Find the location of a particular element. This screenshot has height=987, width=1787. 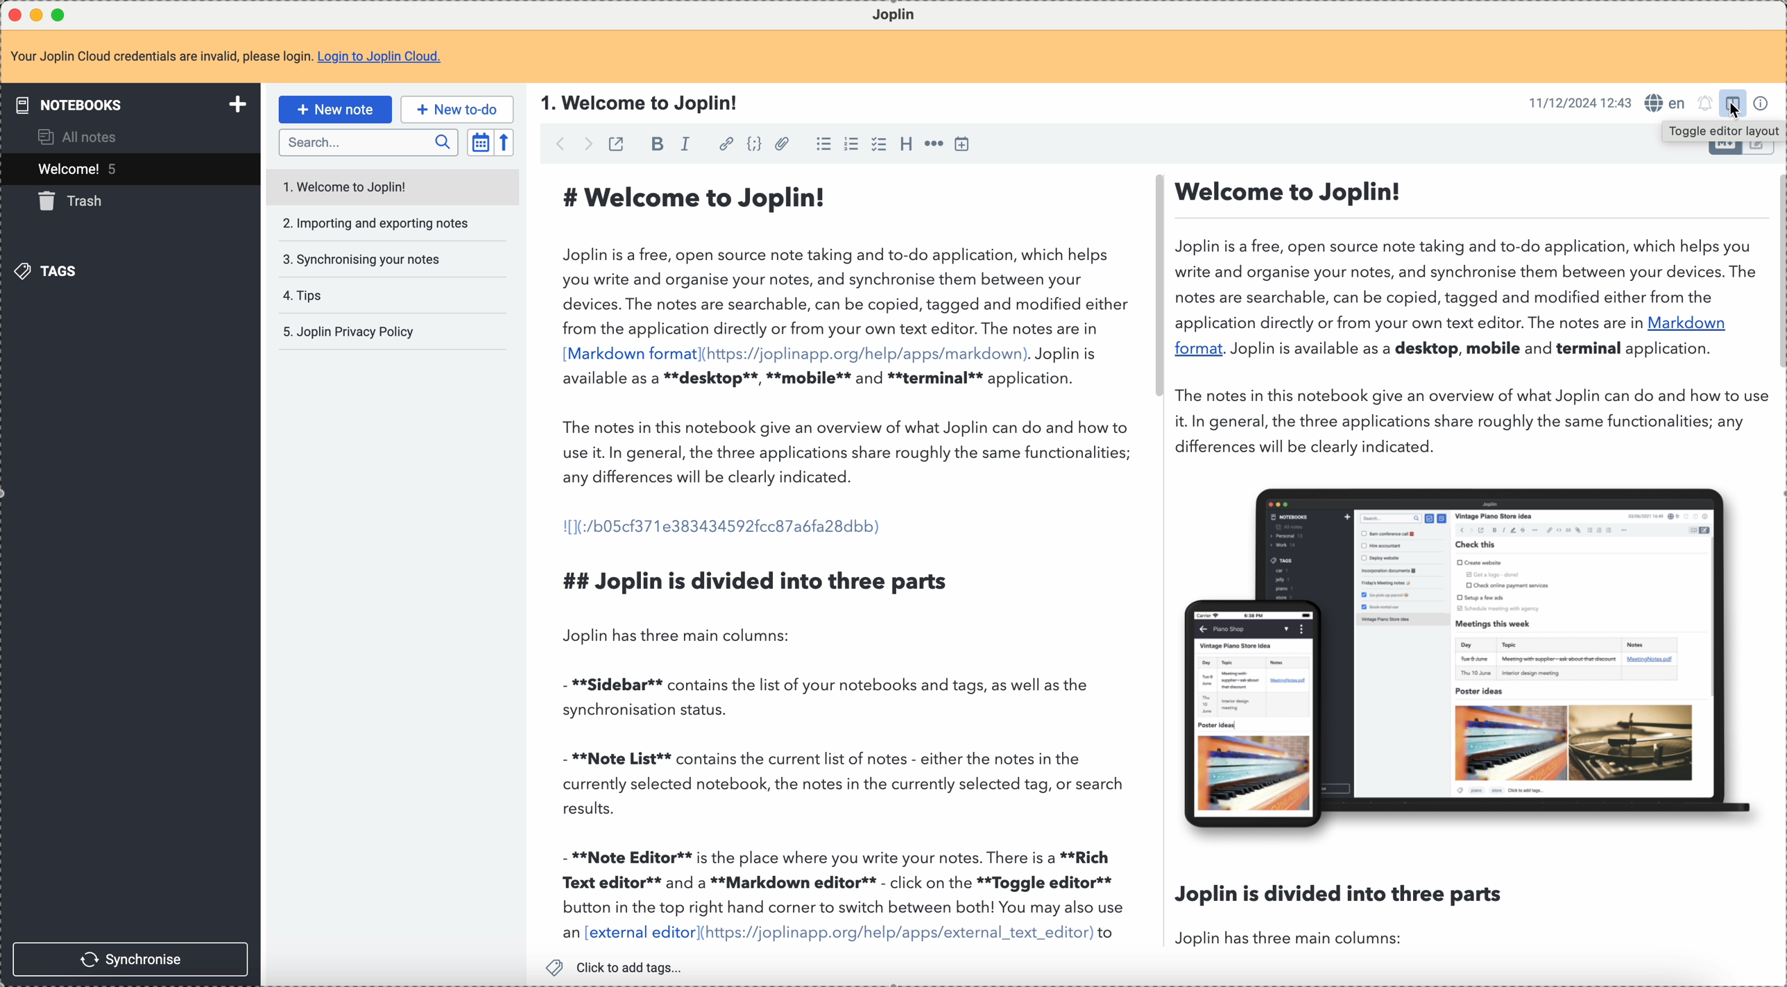

(https://joplinapp.org/help/apps/external_text_editor) is located at coordinates (896, 934).